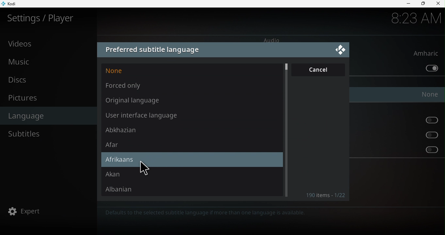 Image resolution: width=445 pixels, height=235 pixels. What do you see at coordinates (438, 4) in the screenshot?
I see `Close` at bounding box center [438, 4].